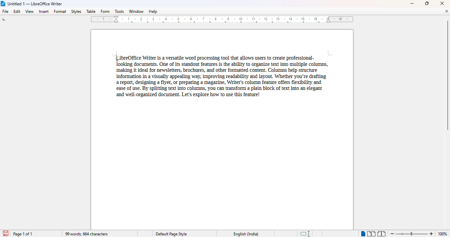 This screenshot has width=450, height=237. I want to click on cursor, so click(115, 58).